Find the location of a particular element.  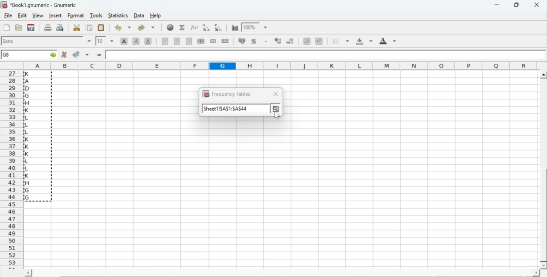

Sort the selected region in descending order based on the first column selected is located at coordinates (219, 27).